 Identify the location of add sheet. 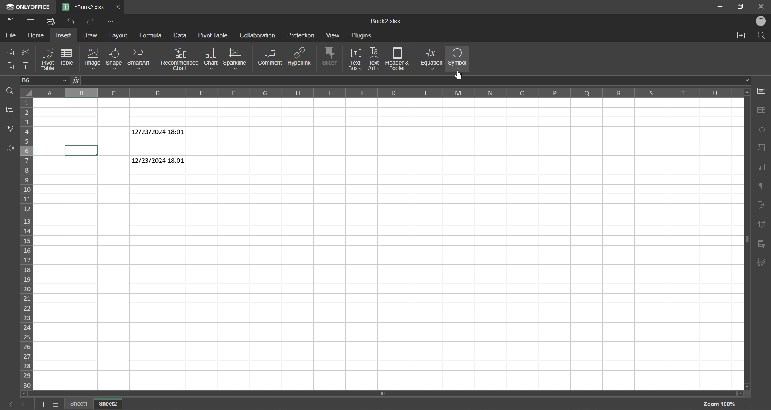
(43, 404).